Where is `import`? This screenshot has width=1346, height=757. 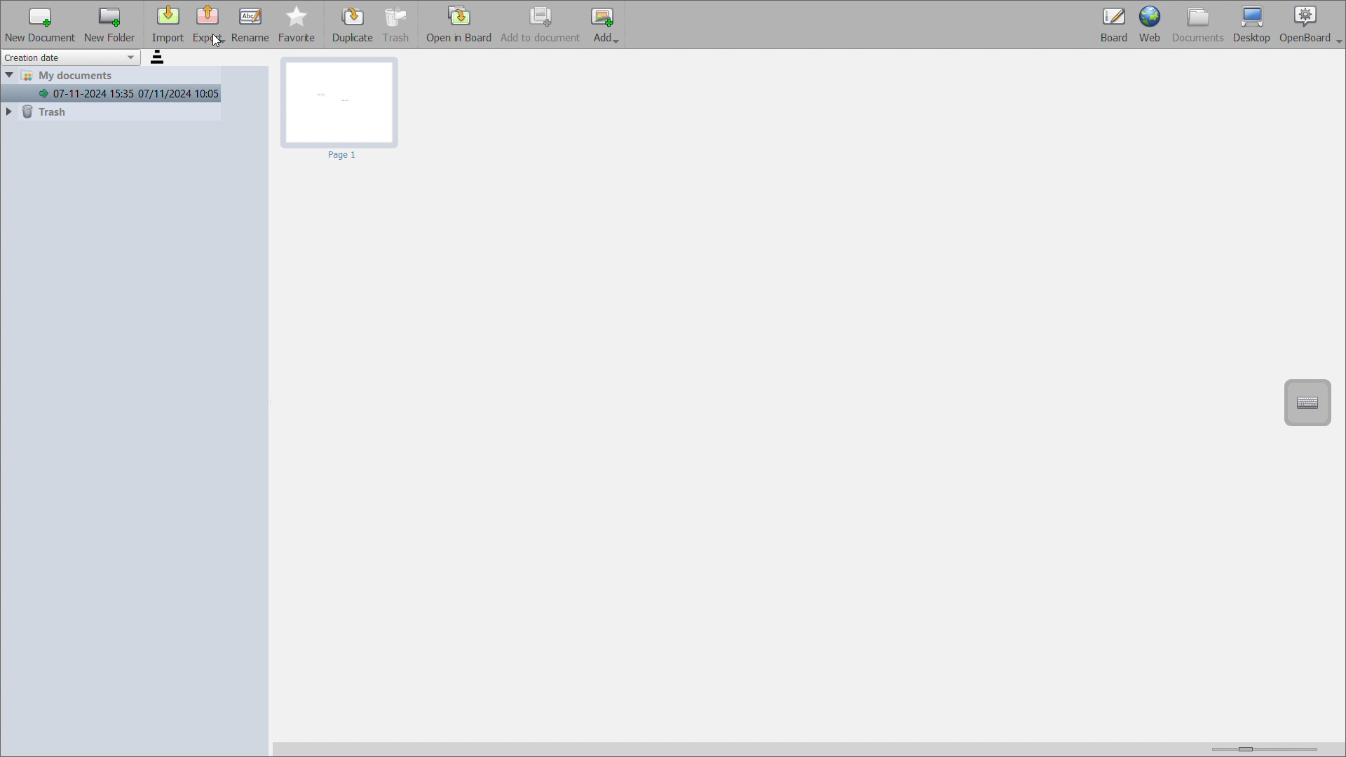 import is located at coordinates (168, 25).